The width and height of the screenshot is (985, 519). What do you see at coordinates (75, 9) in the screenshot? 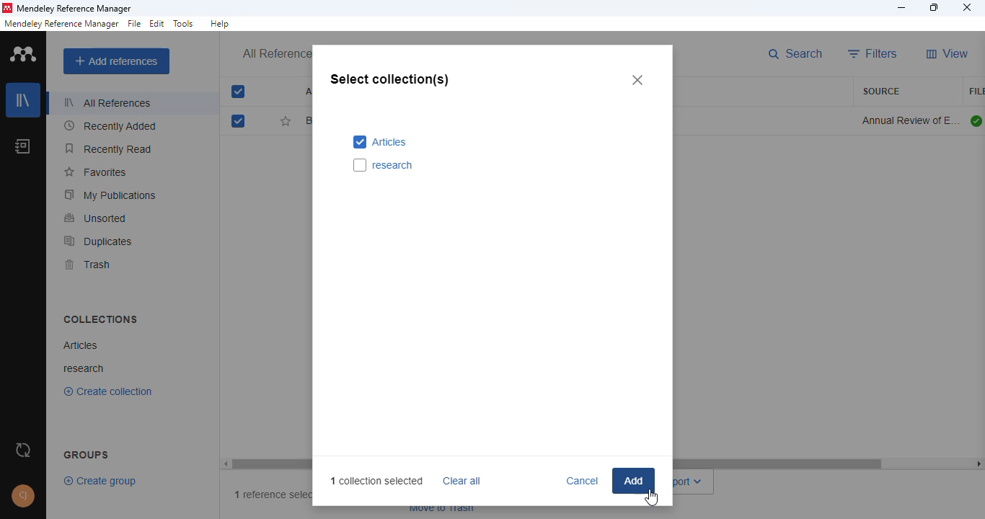
I see `mendeley reference manager` at bounding box center [75, 9].